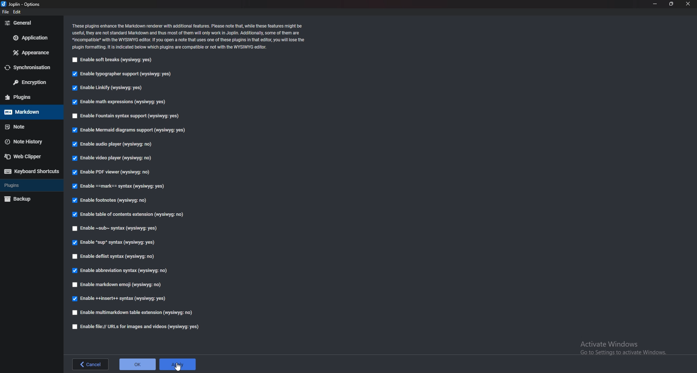  What do you see at coordinates (31, 185) in the screenshot?
I see `plugins` at bounding box center [31, 185].